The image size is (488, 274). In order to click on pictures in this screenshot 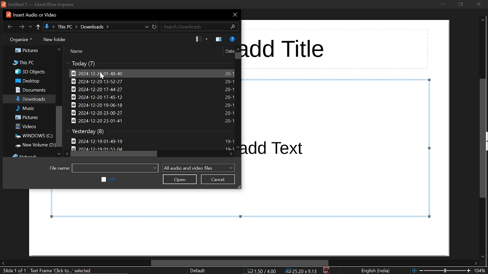, I will do `click(32, 118)`.